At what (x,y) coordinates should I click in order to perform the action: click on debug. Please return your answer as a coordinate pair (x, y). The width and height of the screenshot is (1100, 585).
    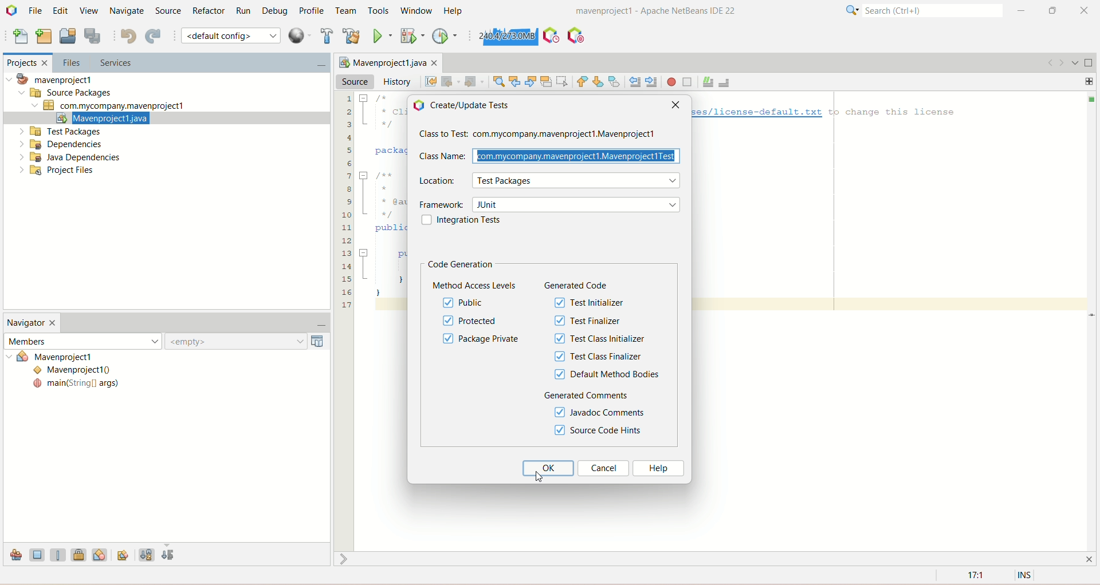
    Looking at the image, I should click on (278, 12).